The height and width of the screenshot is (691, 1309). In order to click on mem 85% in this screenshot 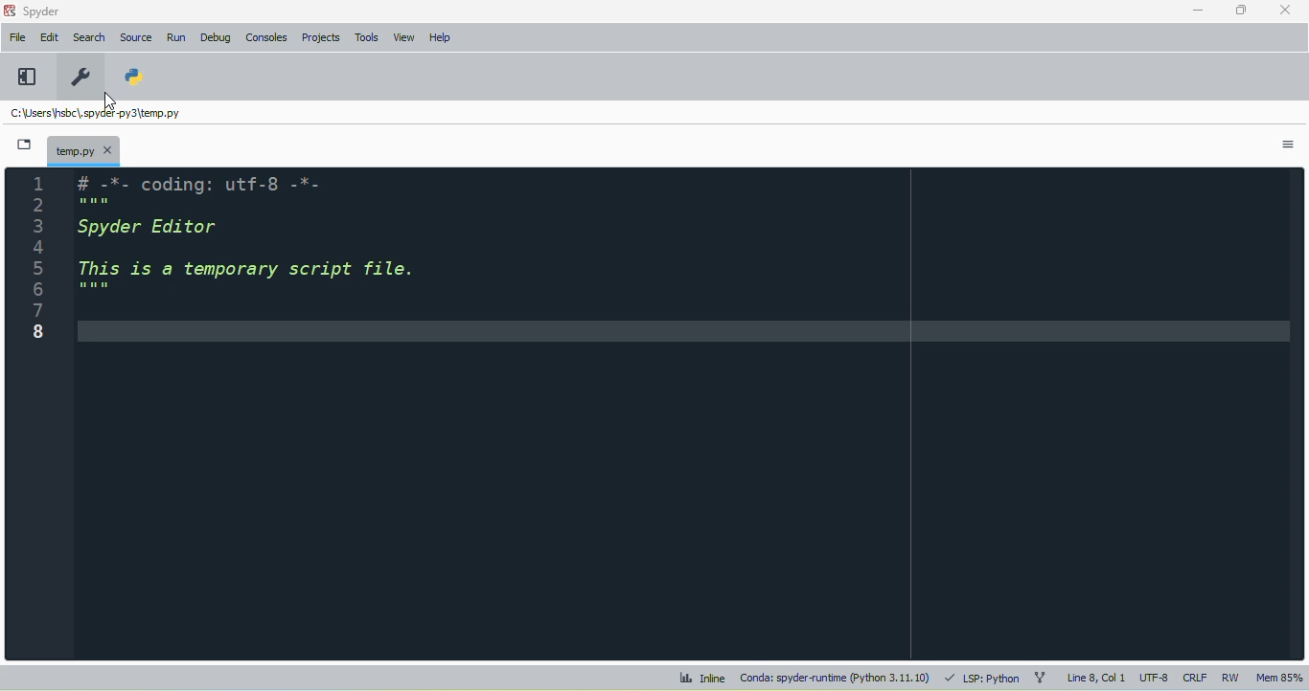, I will do `click(1279, 677)`.